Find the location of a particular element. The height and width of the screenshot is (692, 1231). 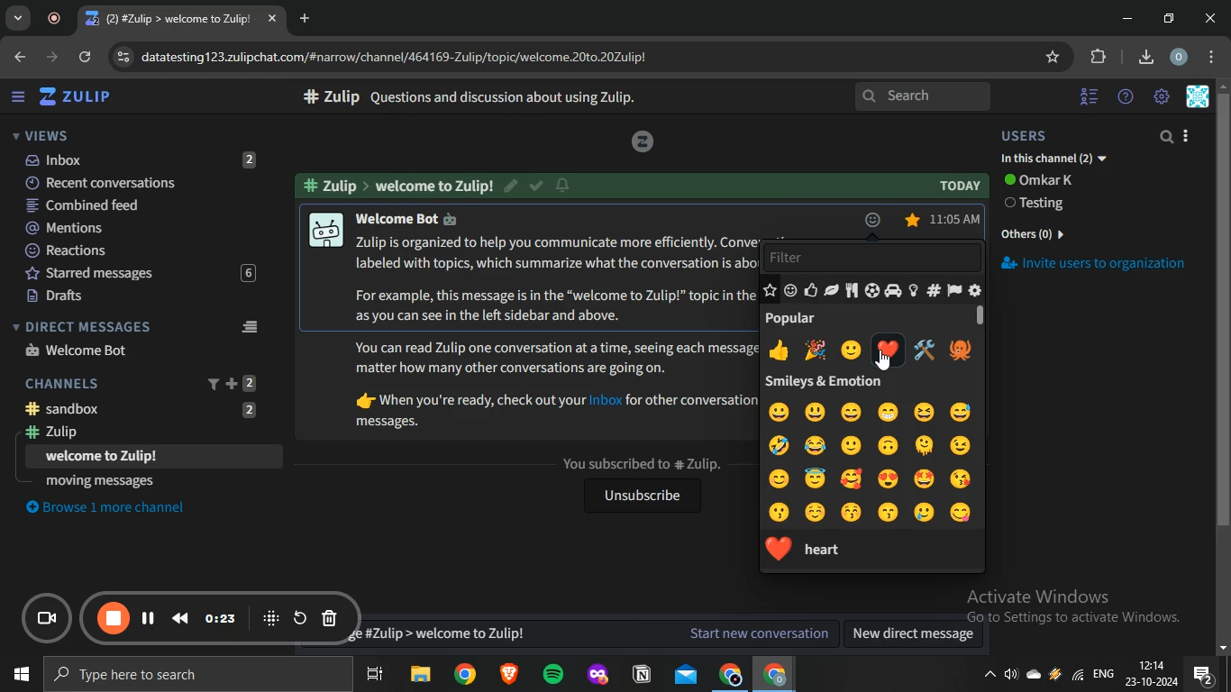

filter is located at coordinates (865, 256).